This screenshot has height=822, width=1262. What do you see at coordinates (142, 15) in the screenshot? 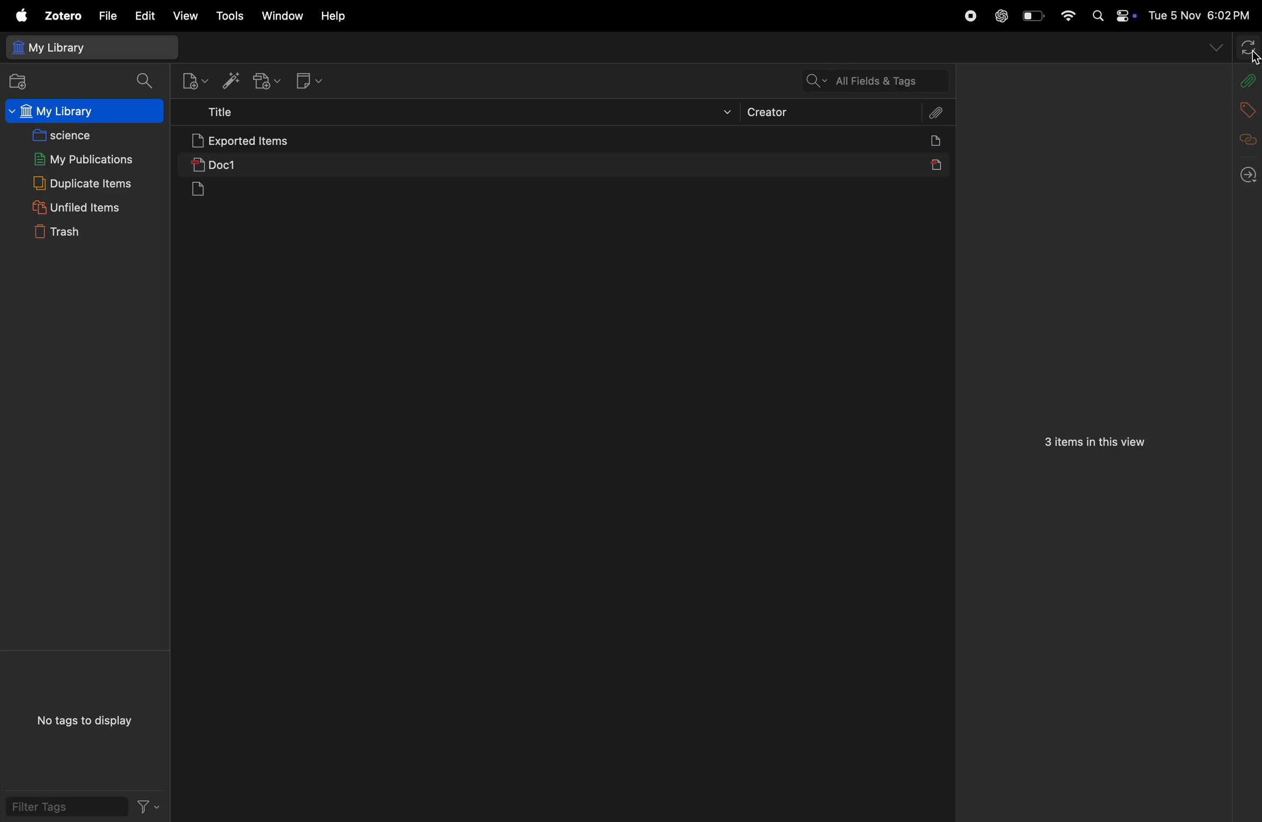
I see `edit` at bounding box center [142, 15].